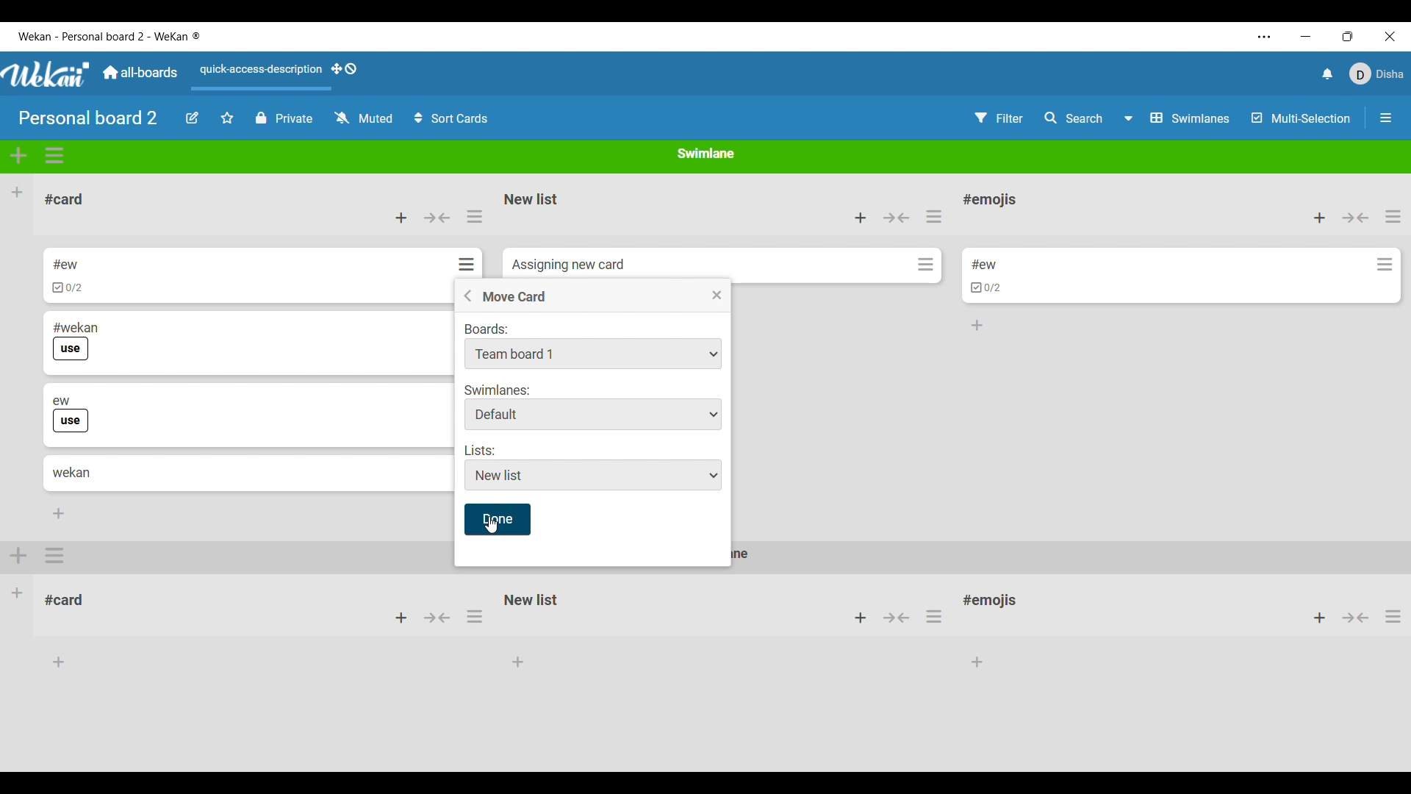 The image size is (1411, 794). Describe the element at coordinates (1320, 218) in the screenshot. I see `Add card to top of list` at that location.